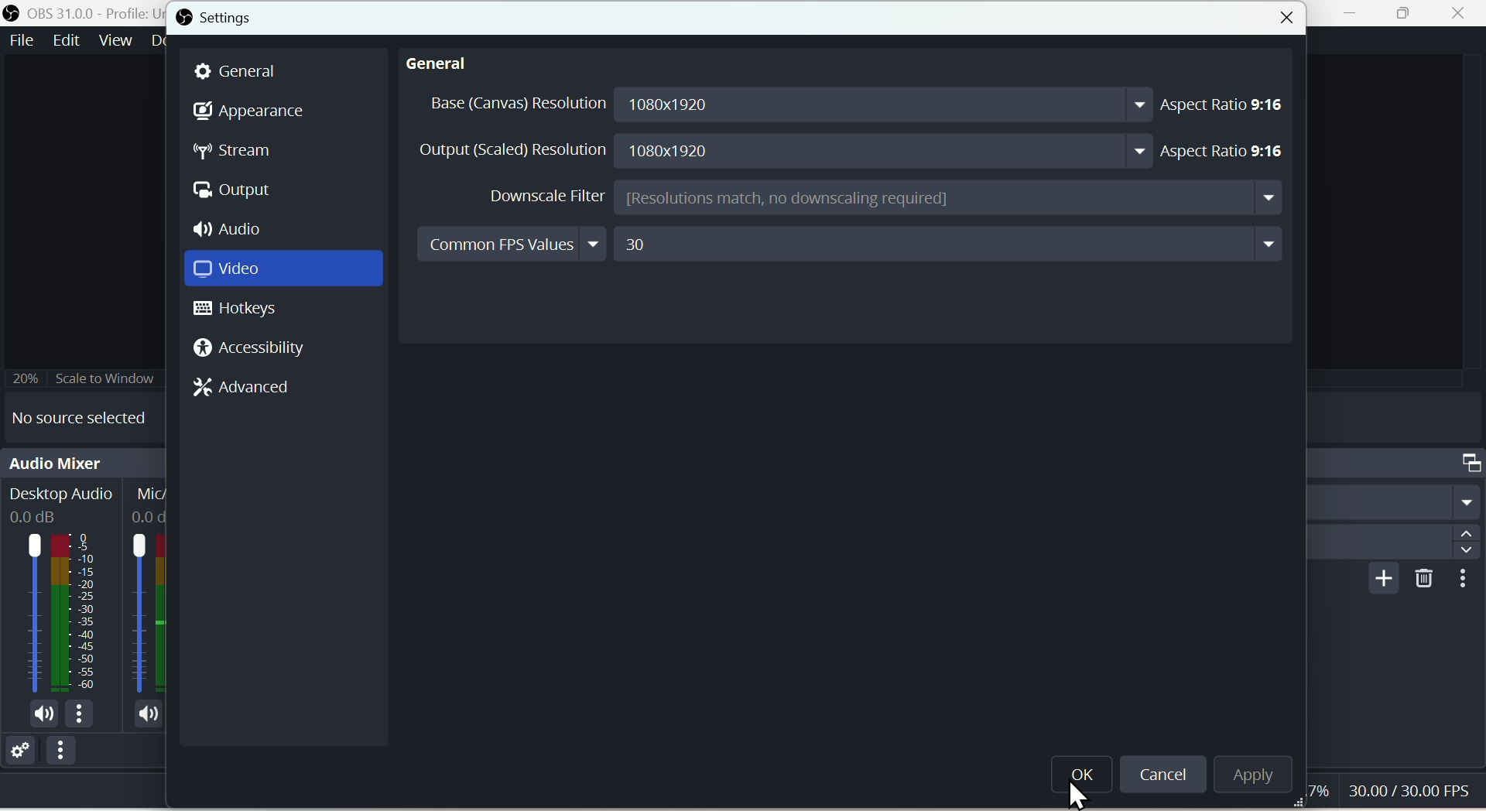  Describe the element at coordinates (1420, 580) in the screenshot. I see `Delete` at that location.